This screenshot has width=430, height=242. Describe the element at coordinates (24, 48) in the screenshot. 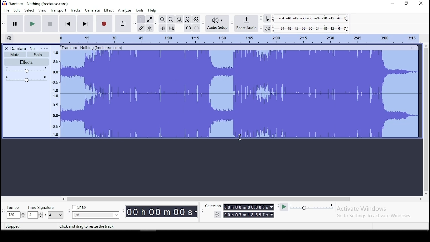

I see `Damtaro - No` at that location.